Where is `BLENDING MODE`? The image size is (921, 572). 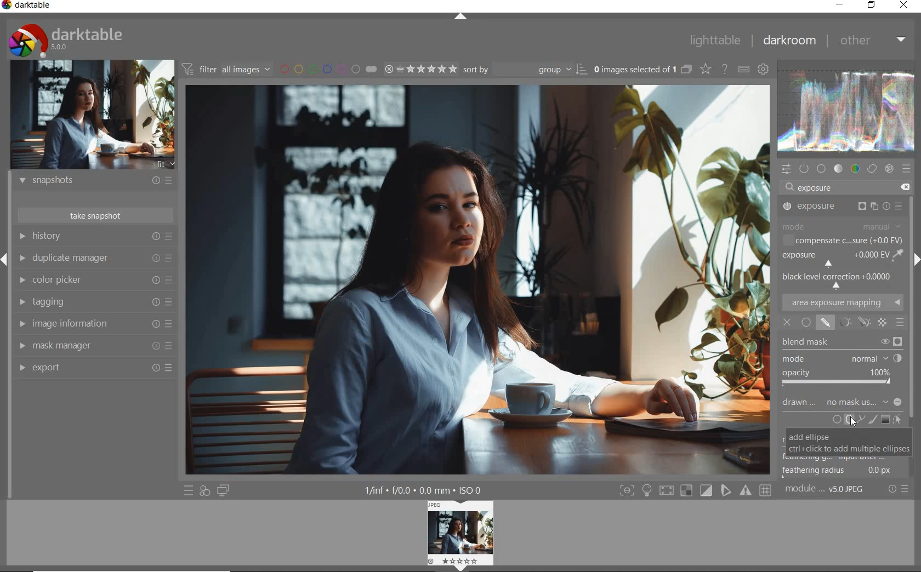
BLENDING MODE is located at coordinates (900, 323).